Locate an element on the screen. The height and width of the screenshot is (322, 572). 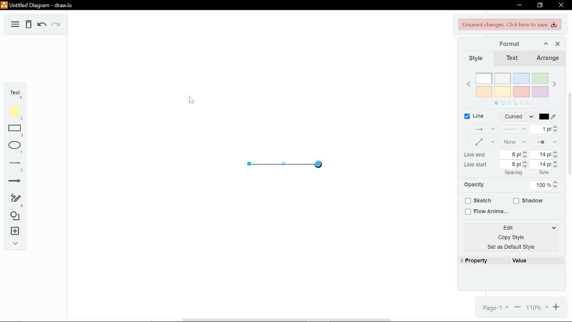
Line is located at coordinates (15, 167).